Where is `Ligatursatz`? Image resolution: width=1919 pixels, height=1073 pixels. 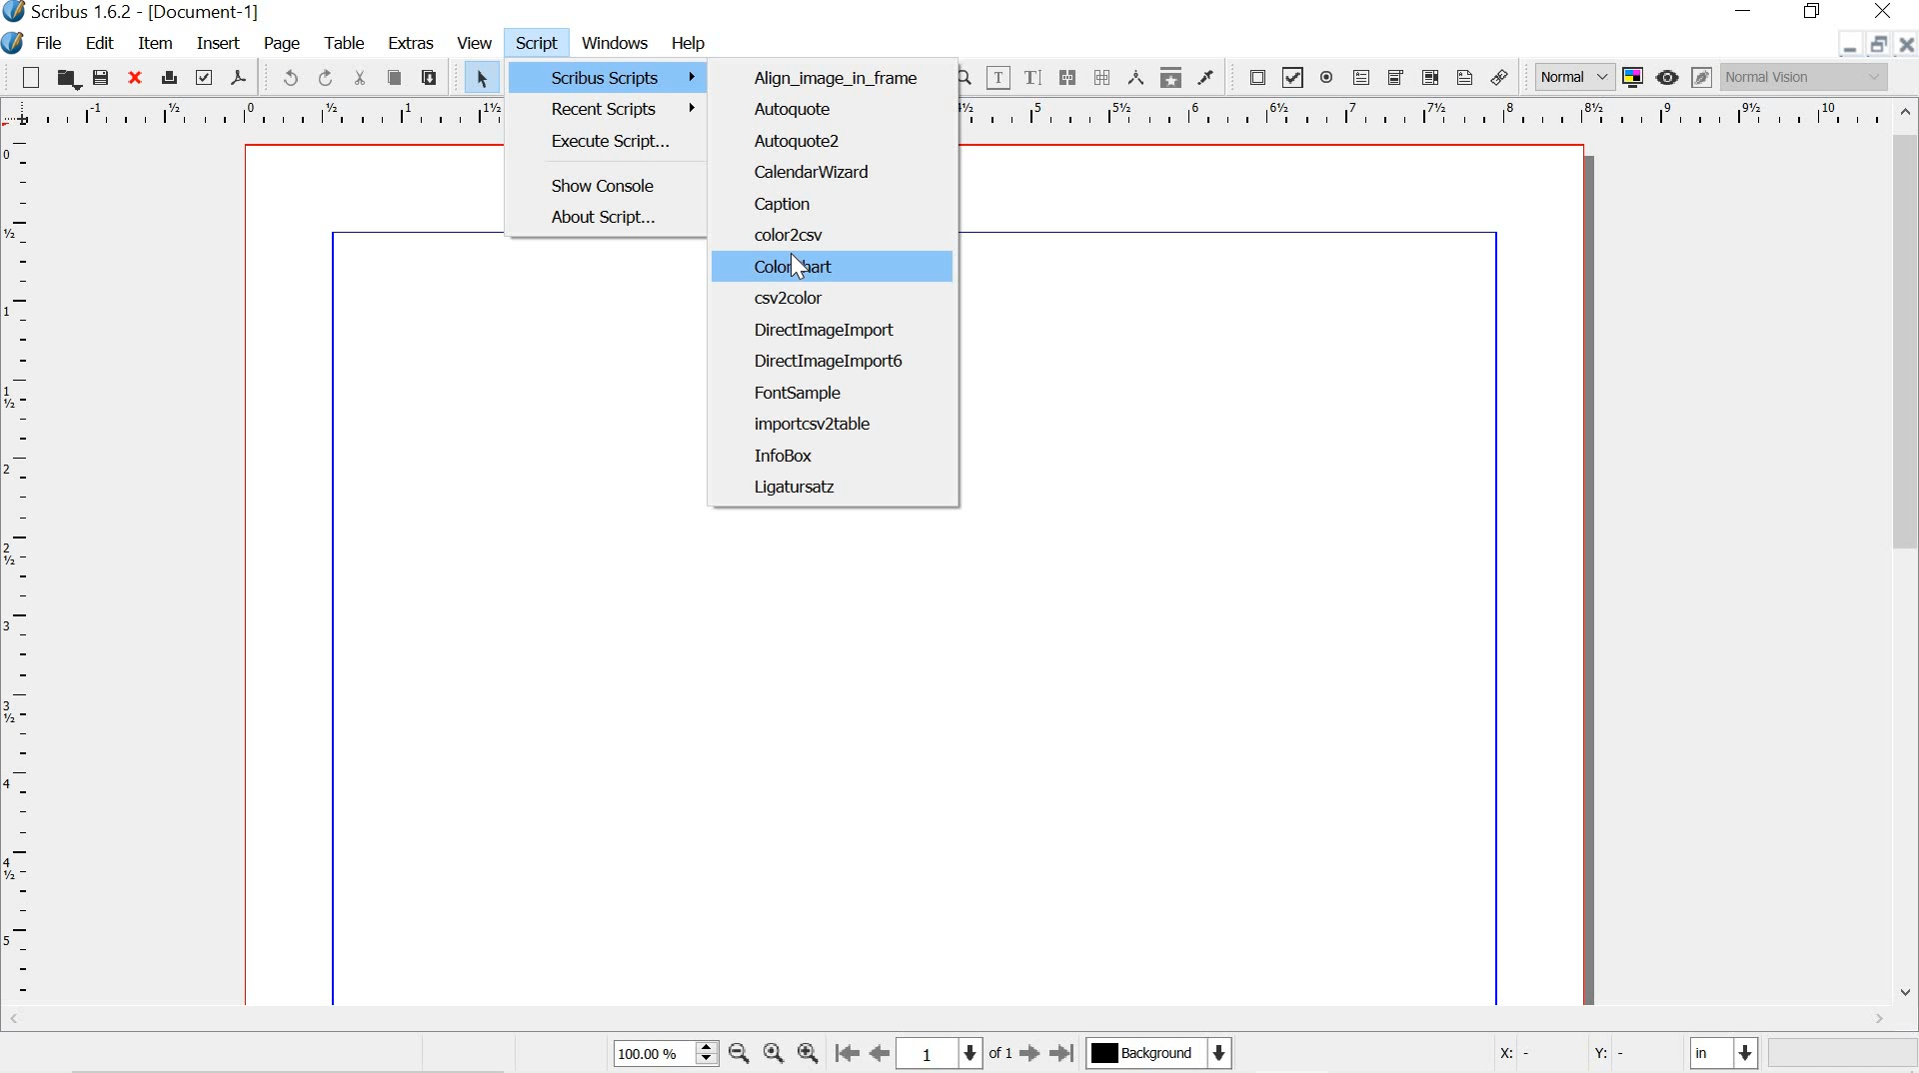 Ligatursatz is located at coordinates (797, 489).